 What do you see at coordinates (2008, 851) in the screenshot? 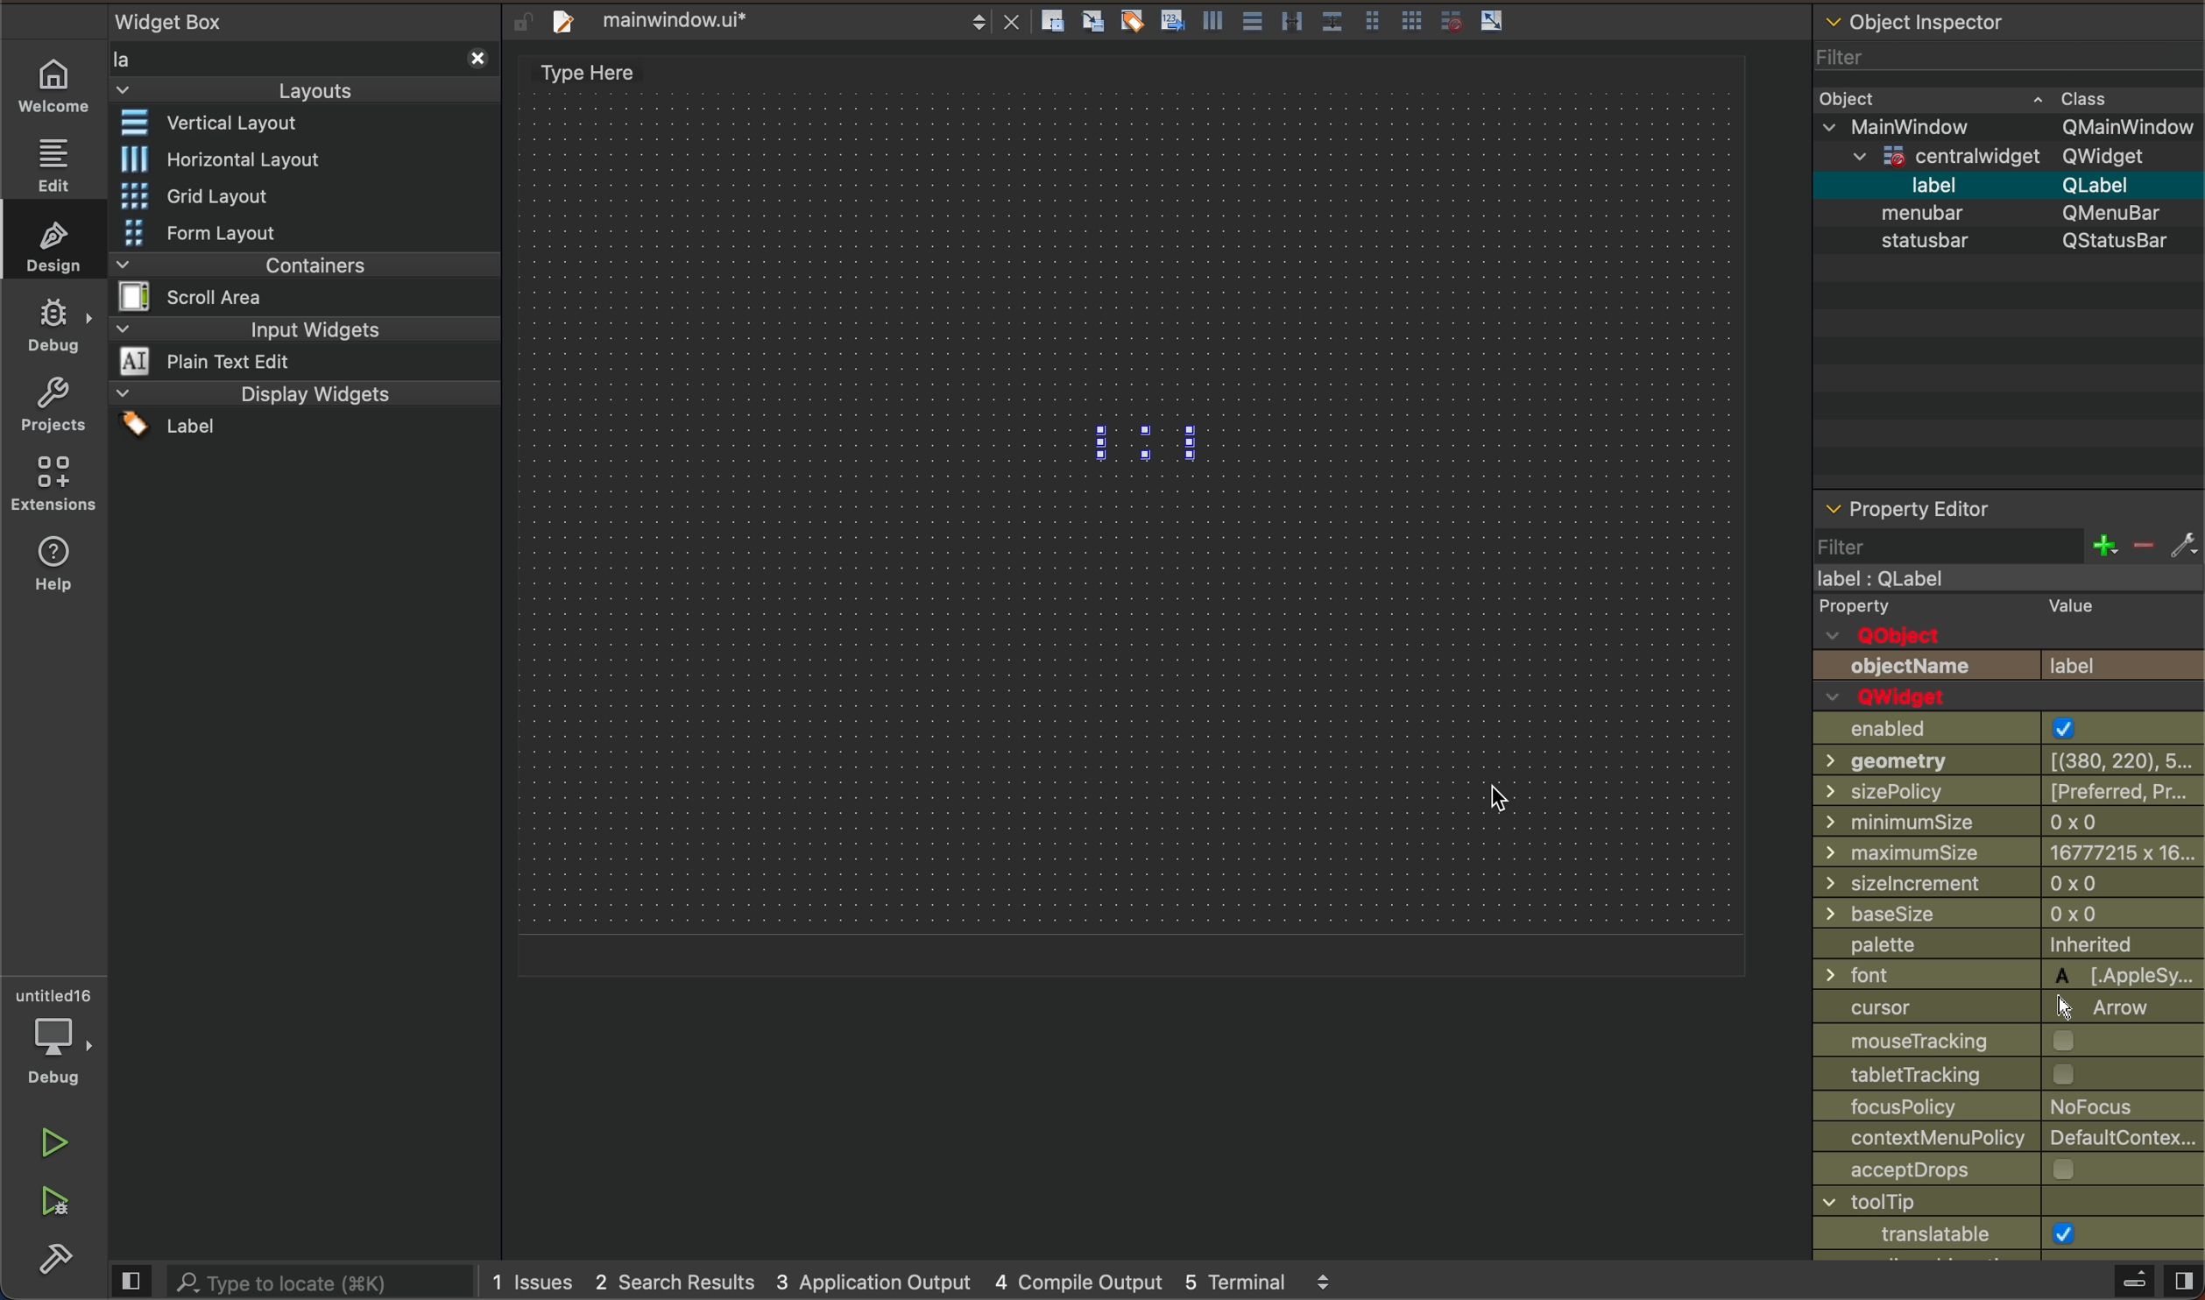
I see `min size` at bounding box center [2008, 851].